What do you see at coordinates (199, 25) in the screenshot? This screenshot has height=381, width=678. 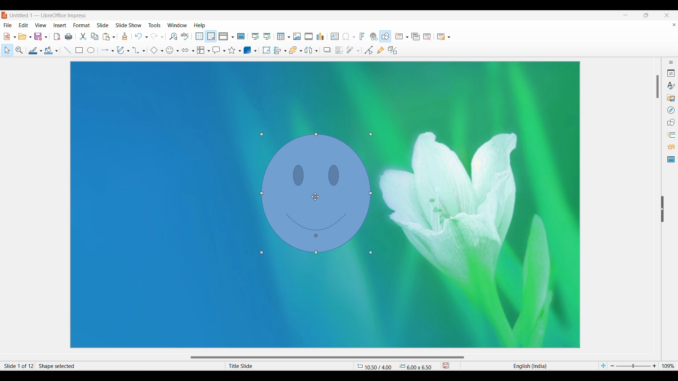 I see `Help` at bounding box center [199, 25].